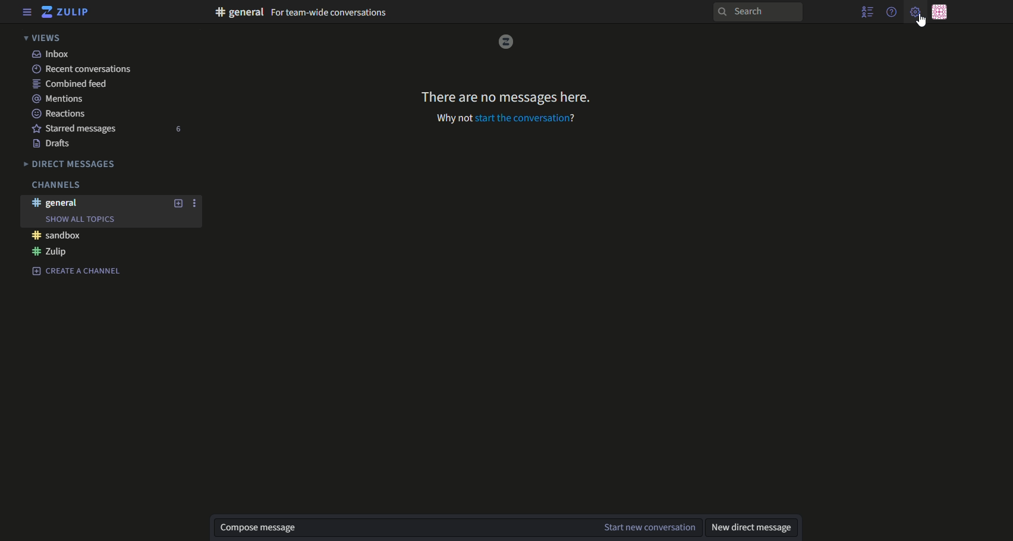 This screenshot has width=1013, height=541. I want to click on options, so click(197, 204).